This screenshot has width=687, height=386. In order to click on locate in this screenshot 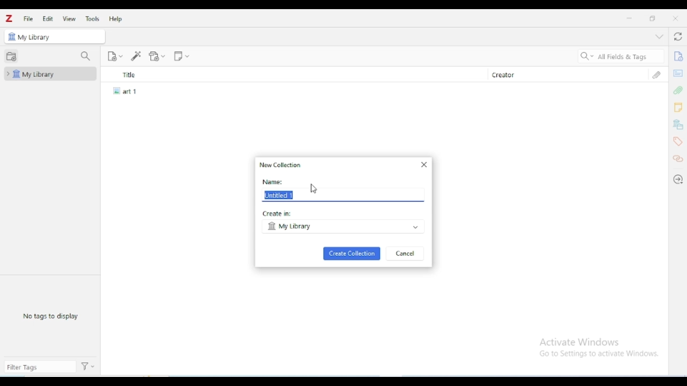, I will do `click(678, 180)`.